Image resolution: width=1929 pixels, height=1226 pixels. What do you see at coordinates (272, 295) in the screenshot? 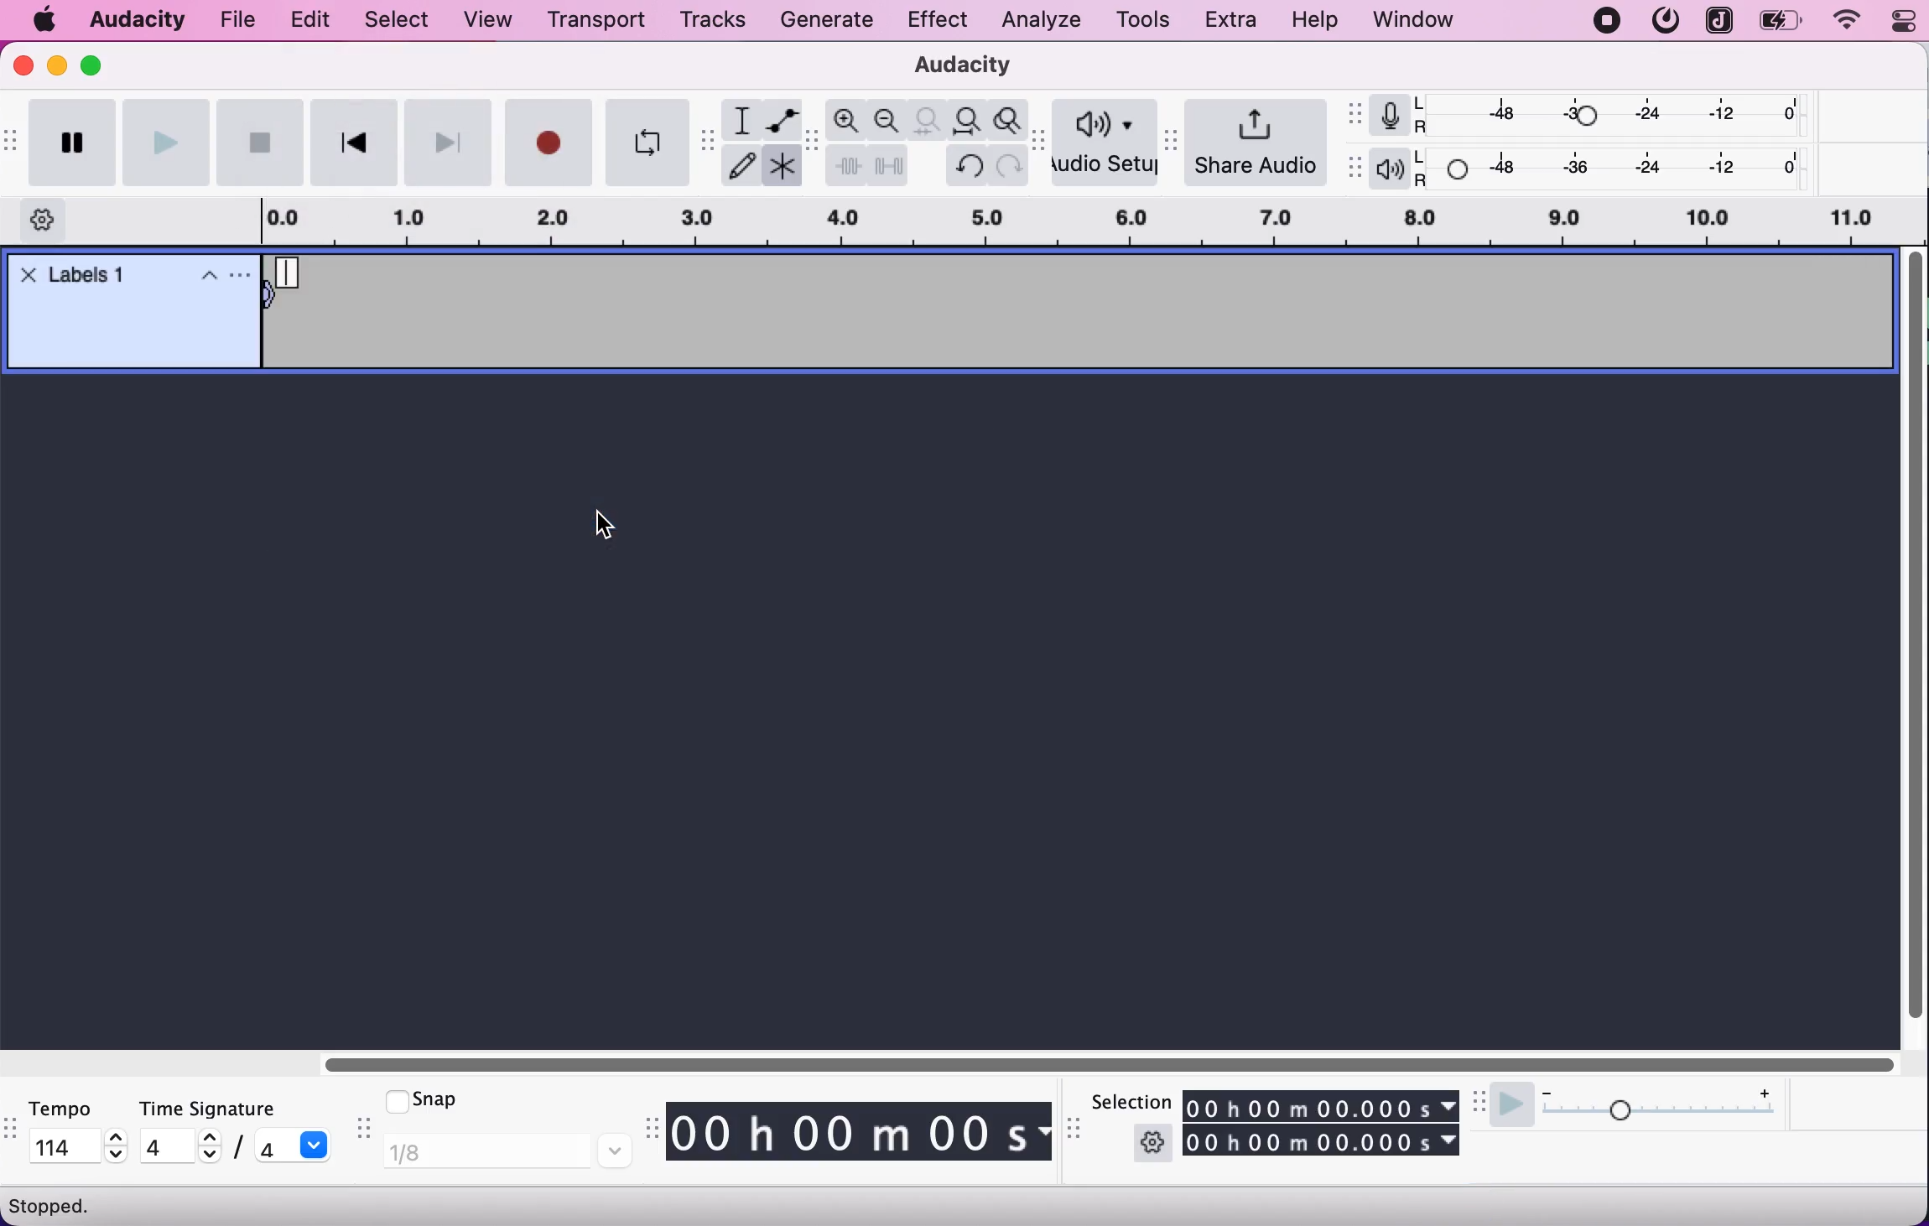
I see `move selection` at bounding box center [272, 295].